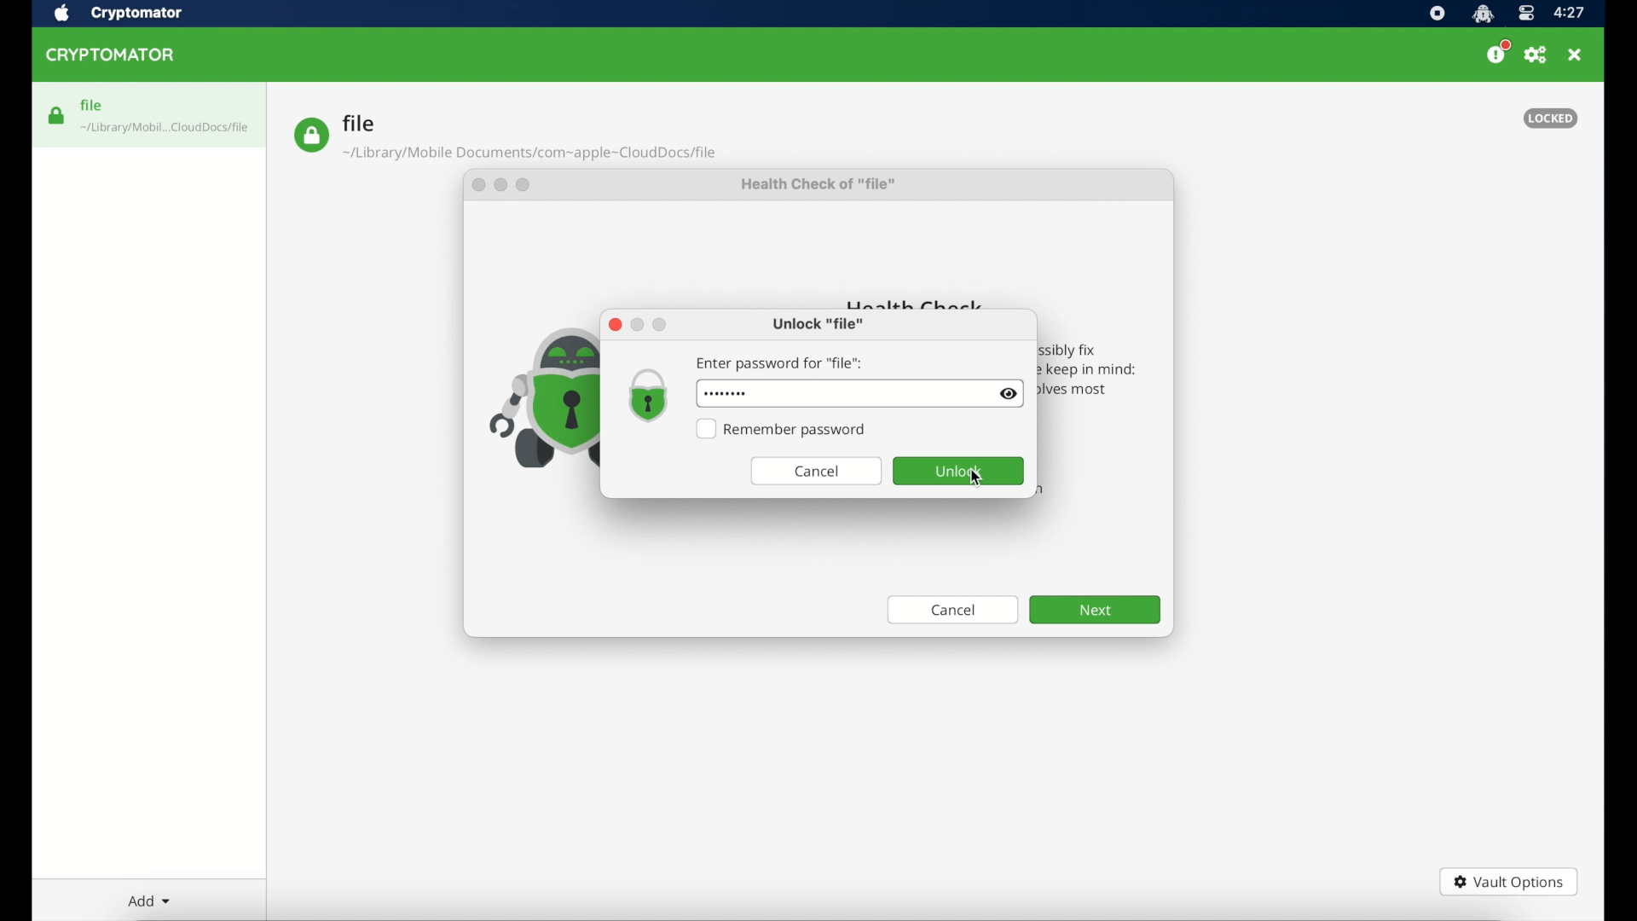 This screenshot has height=921, width=1637. What do you see at coordinates (477, 188) in the screenshot?
I see `close` at bounding box center [477, 188].